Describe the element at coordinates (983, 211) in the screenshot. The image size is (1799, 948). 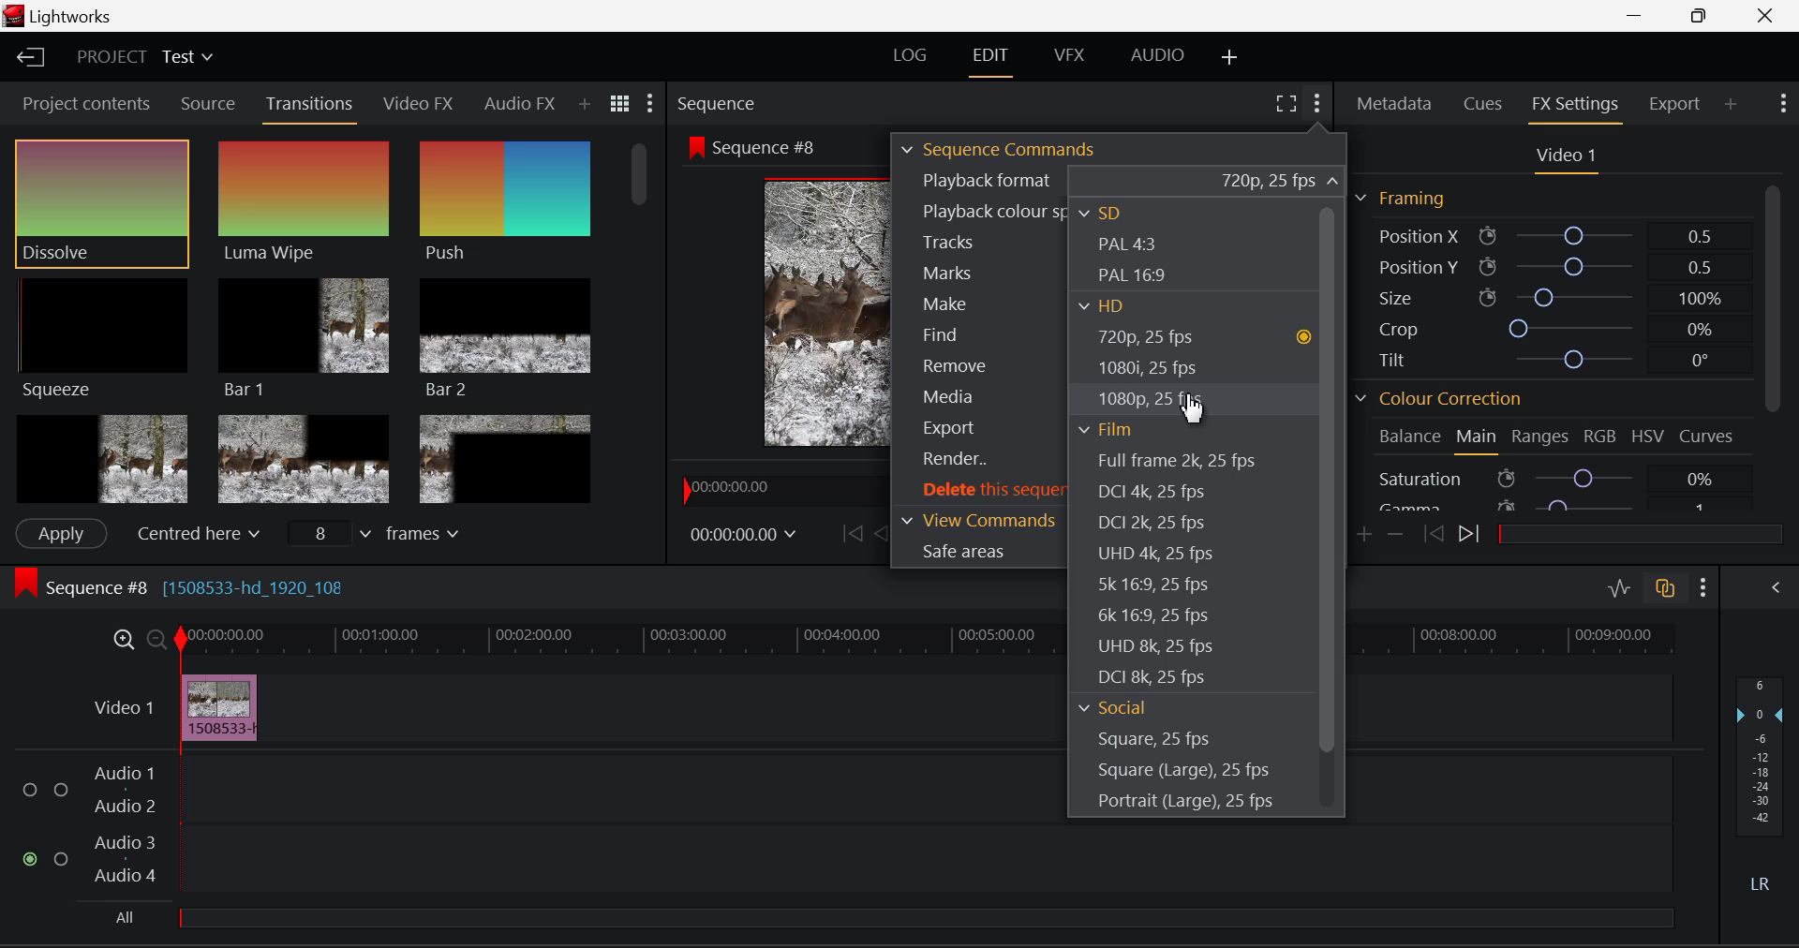
I see `Playback color space` at that location.